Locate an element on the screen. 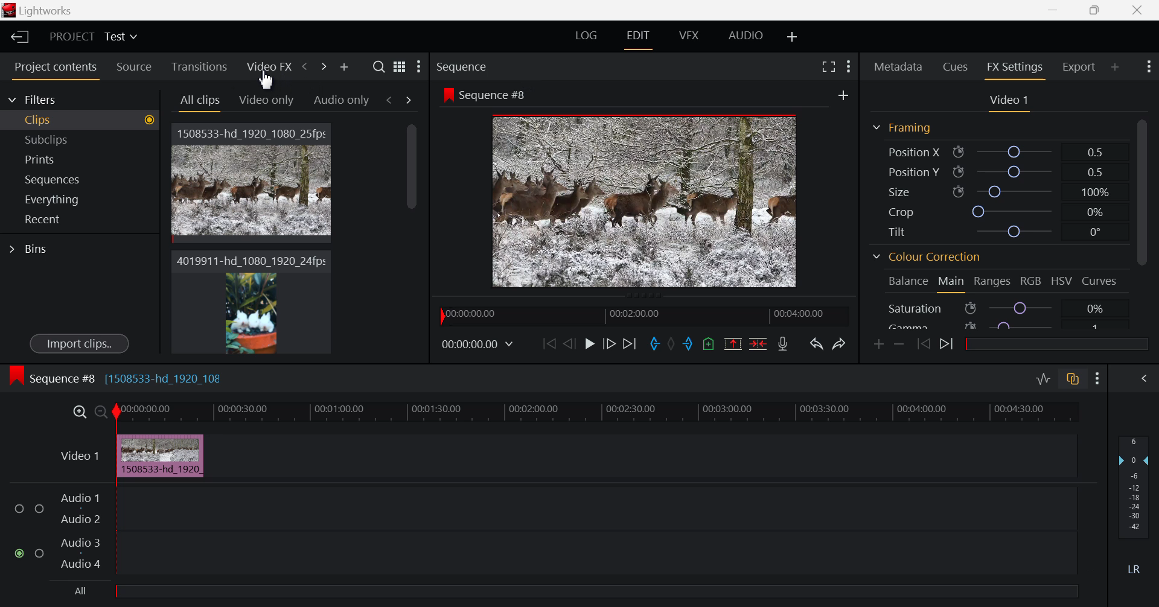 This screenshot has height=607, width=1159. Delete/Cut is located at coordinates (759, 344).